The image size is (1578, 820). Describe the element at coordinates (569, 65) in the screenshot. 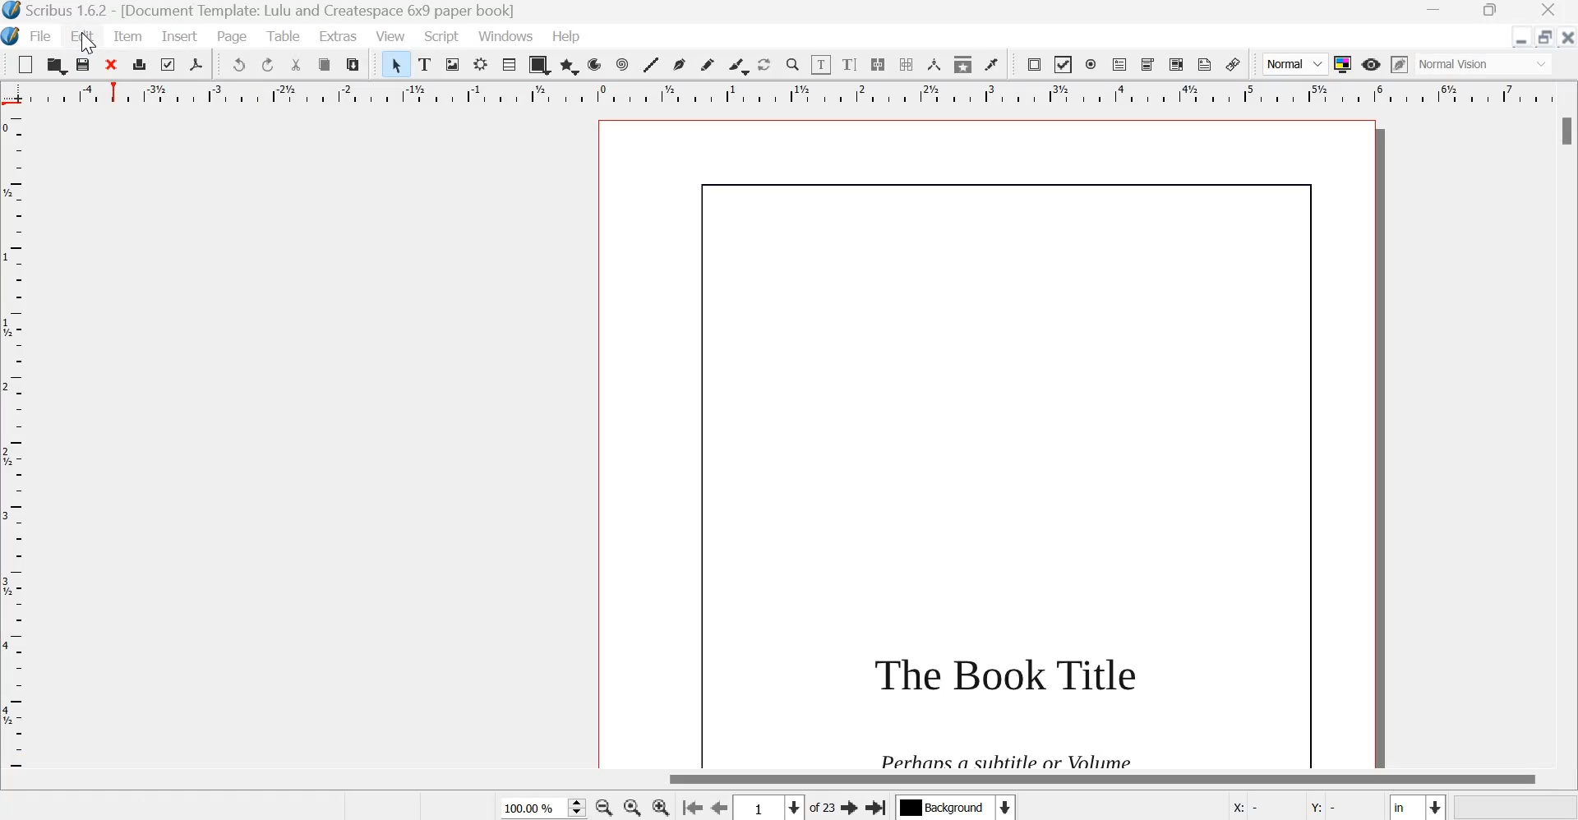

I see `polygon` at that location.